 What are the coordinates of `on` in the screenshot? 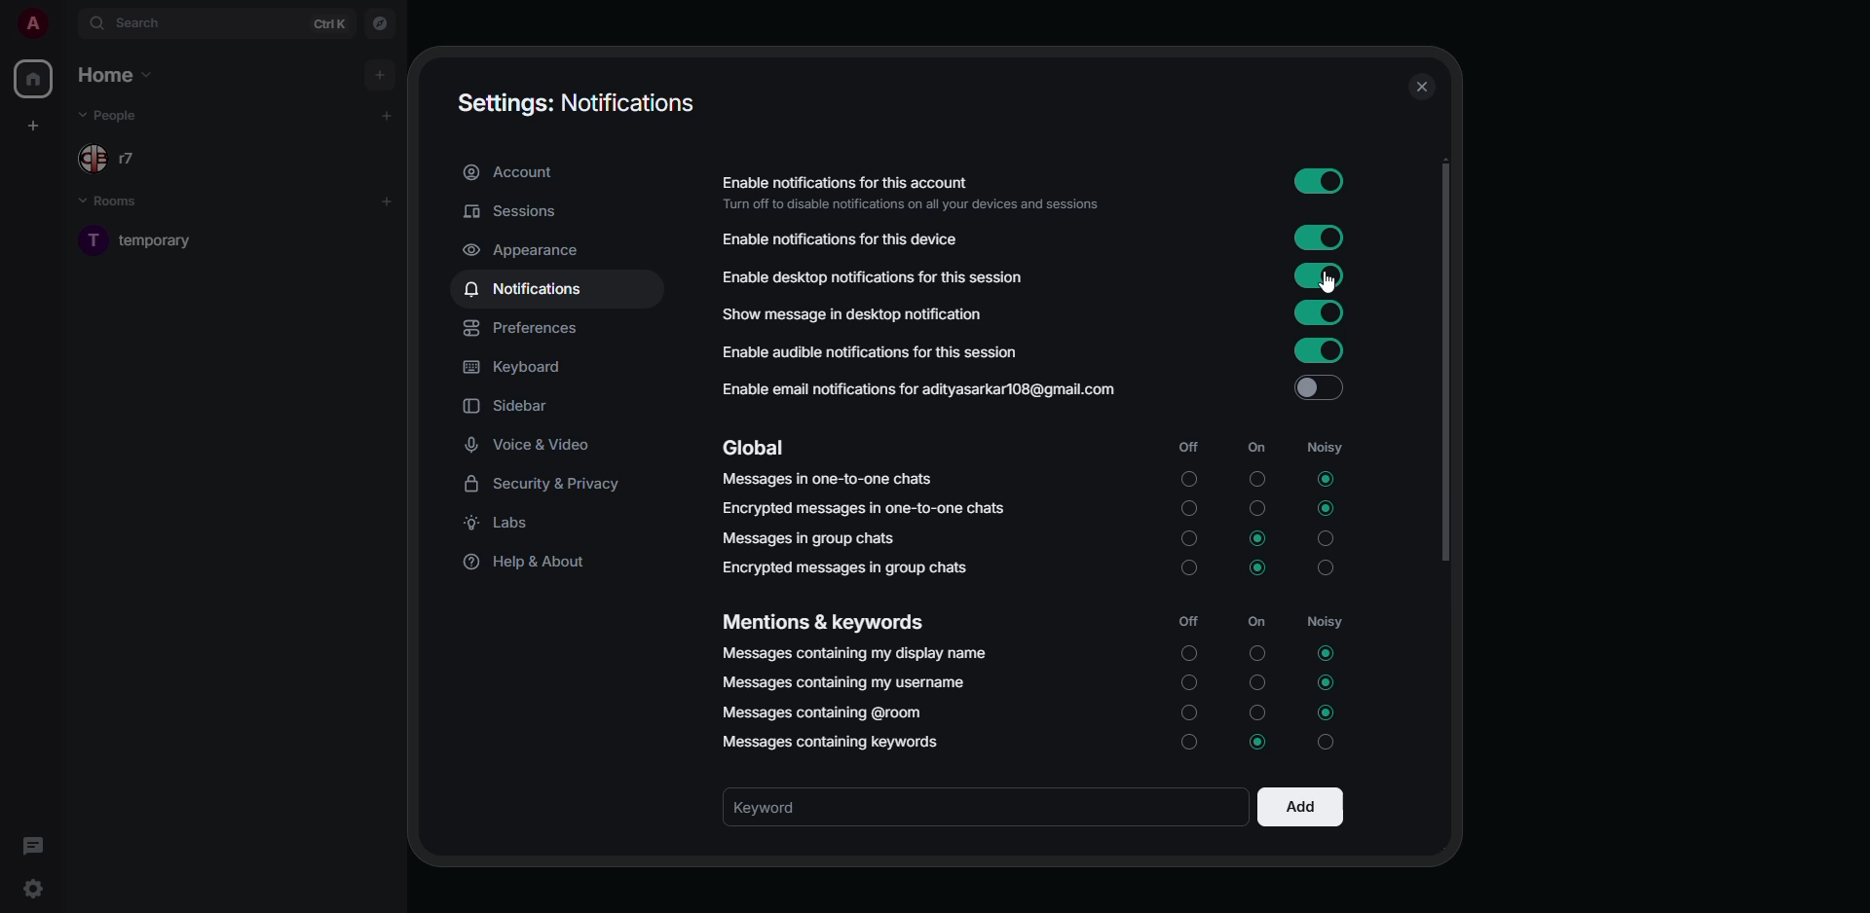 It's located at (1263, 620).